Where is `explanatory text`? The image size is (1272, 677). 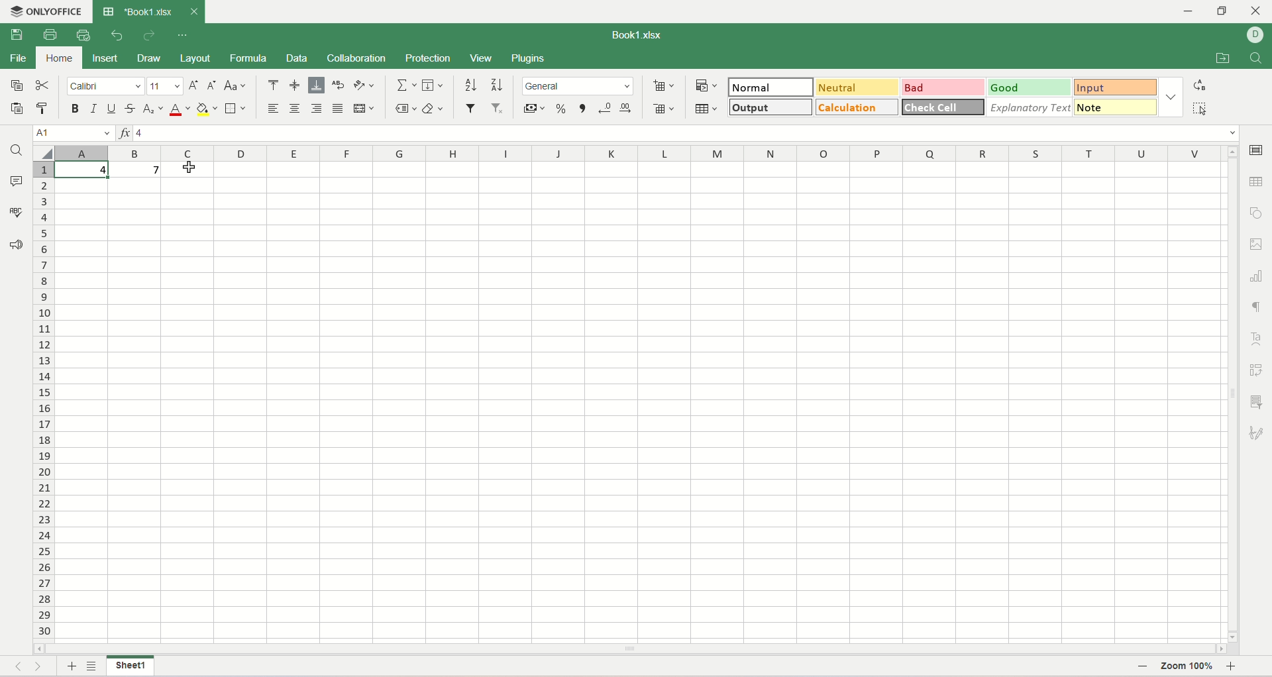 explanatory text is located at coordinates (1030, 107).